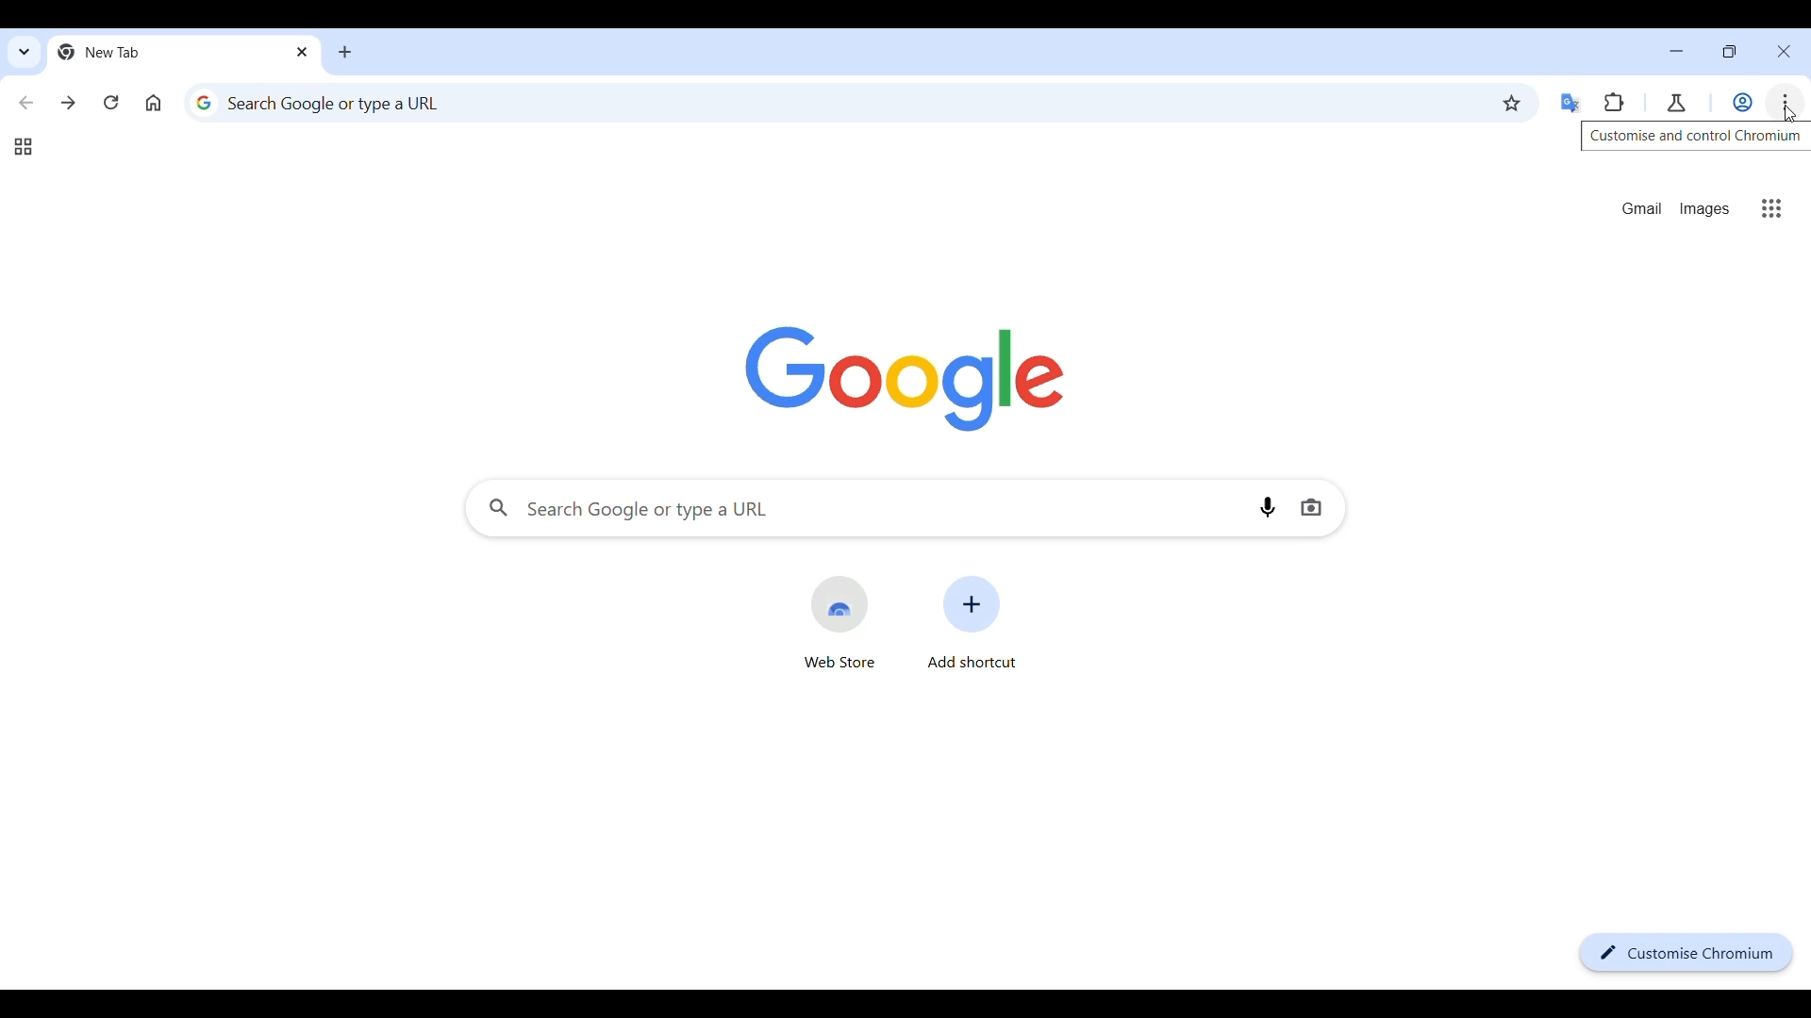 This screenshot has width=1811, height=1018. I want to click on new tab, so click(167, 52).